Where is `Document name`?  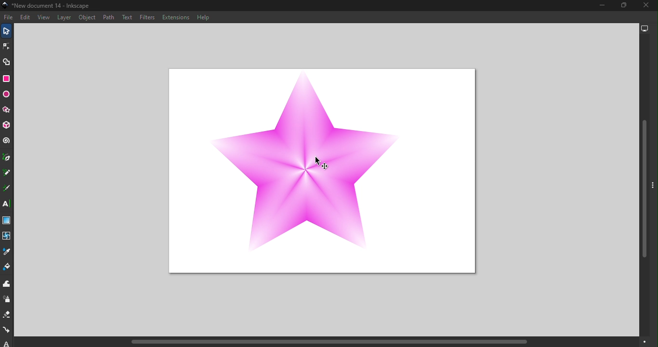 Document name is located at coordinates (49, 5).